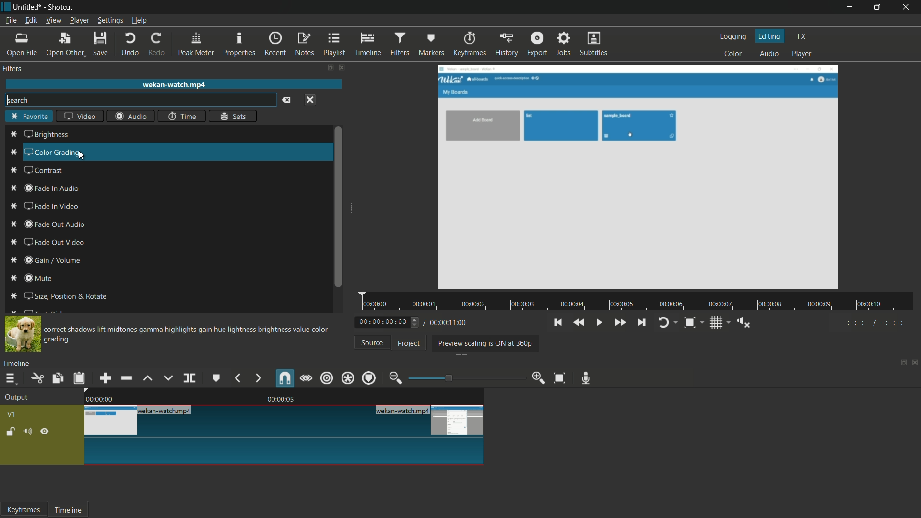 The height and width of the screenshot is (518, 921). I want to click on text, so click(189, 334).